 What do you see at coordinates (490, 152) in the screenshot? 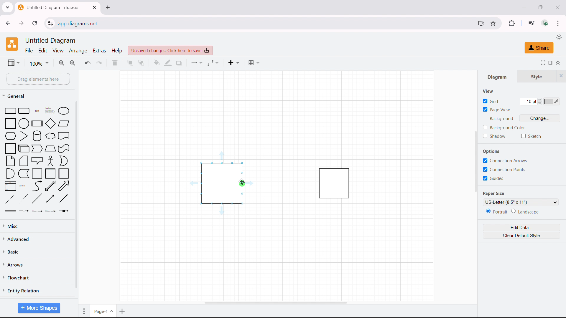
I see `Options` at bounding box center [490, 152].